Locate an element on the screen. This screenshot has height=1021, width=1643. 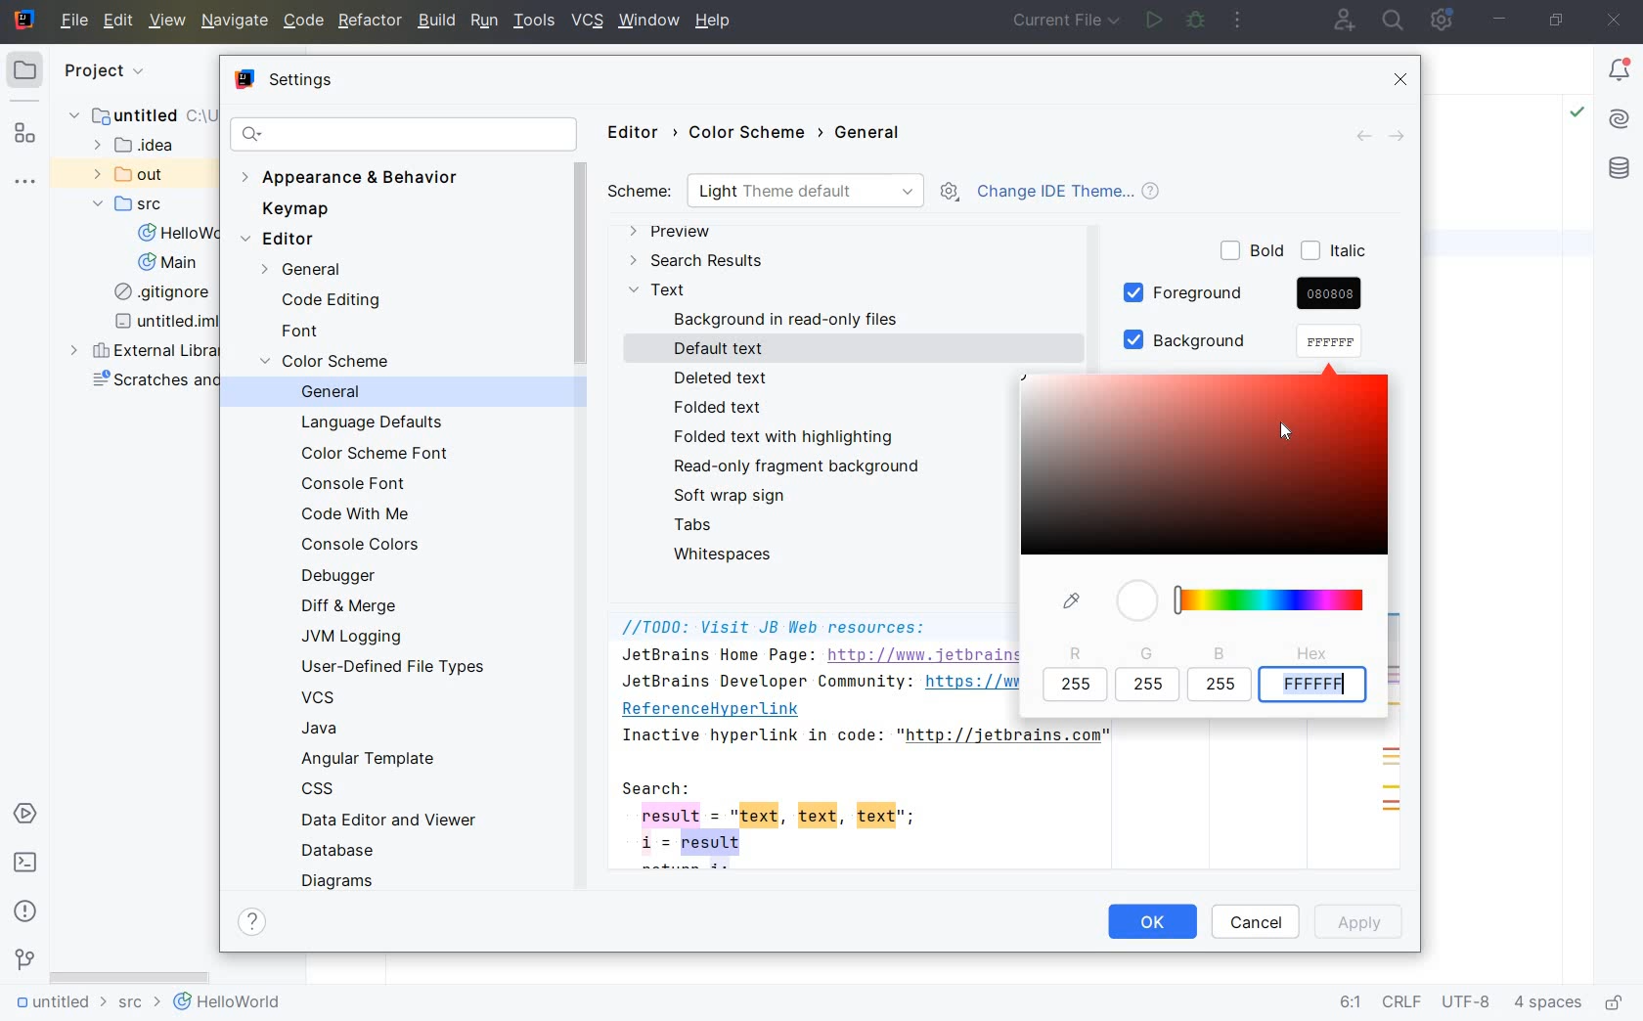
FOLDED TEXT WITH HIGHLIGHTING is located at coordinates (785, 437).